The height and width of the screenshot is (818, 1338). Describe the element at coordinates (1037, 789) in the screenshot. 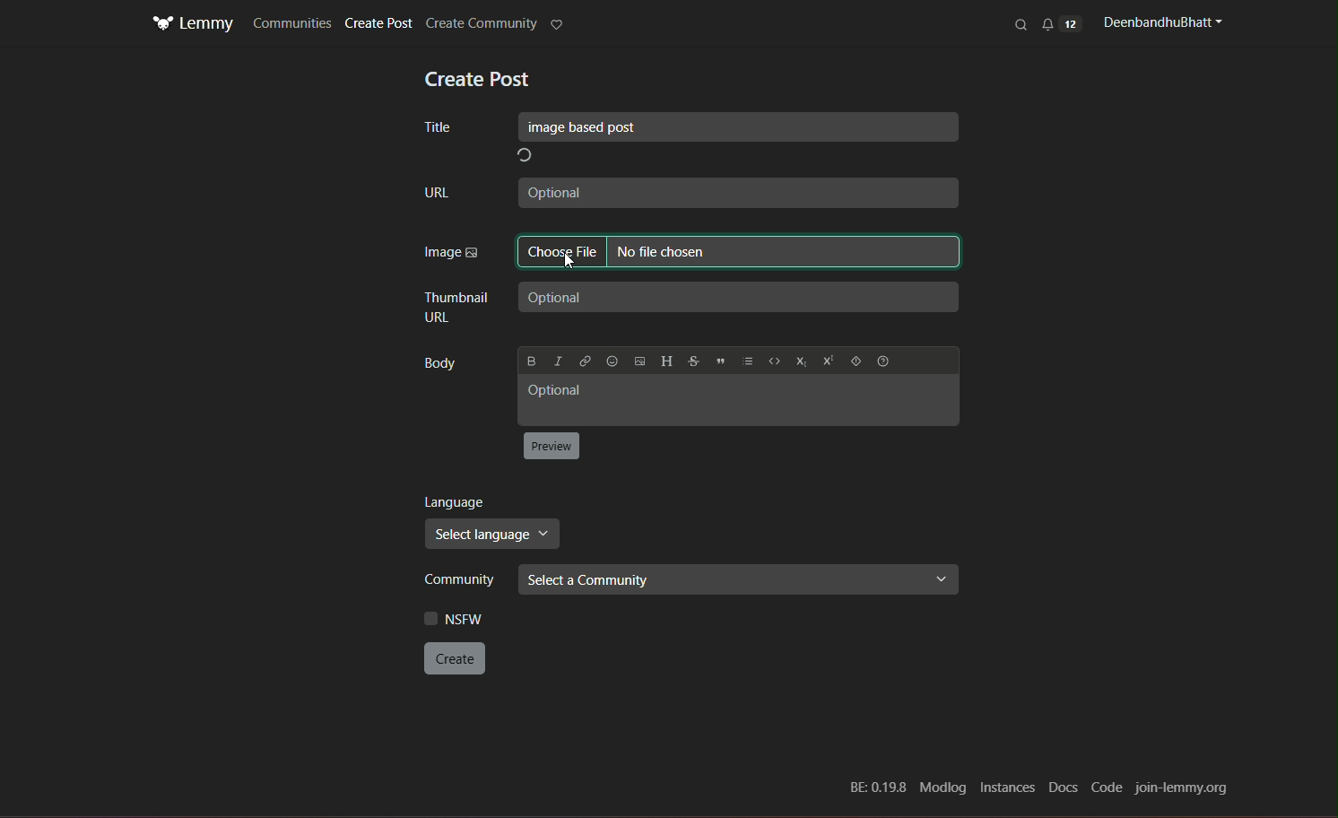

I see `BE0.198 Modiog Instances Docs Code join-lemmy.org` at that location.